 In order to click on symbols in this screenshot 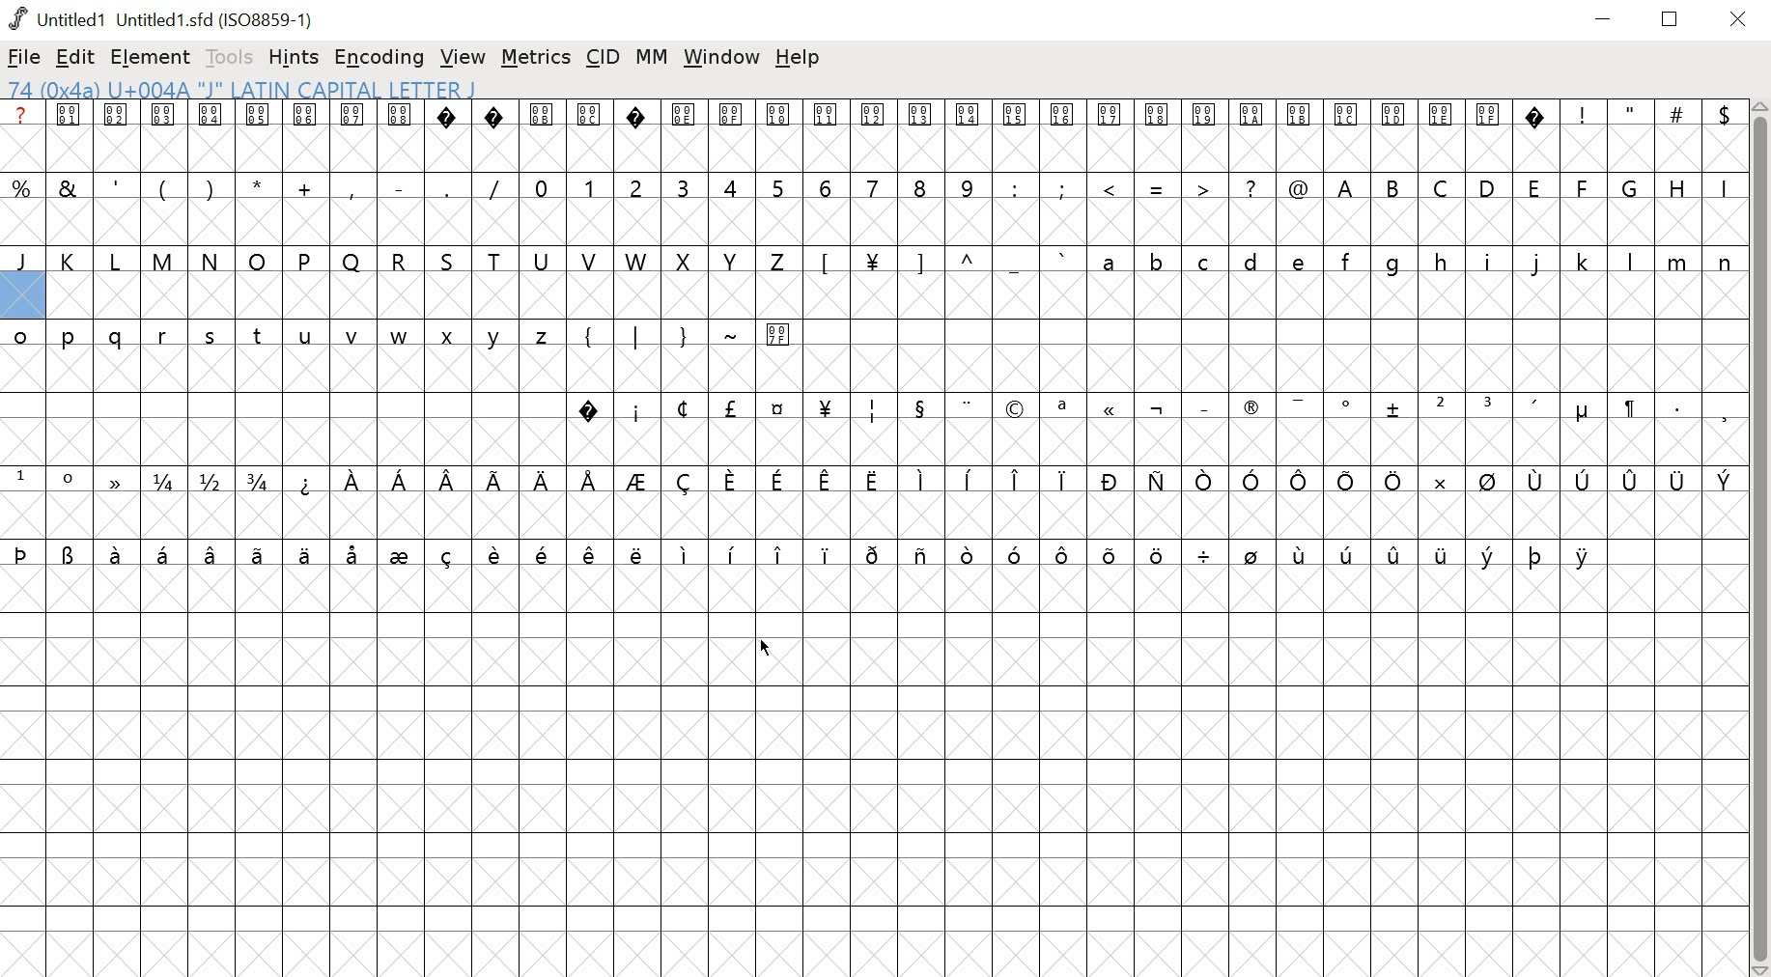, I will do `click(807, 555)`.